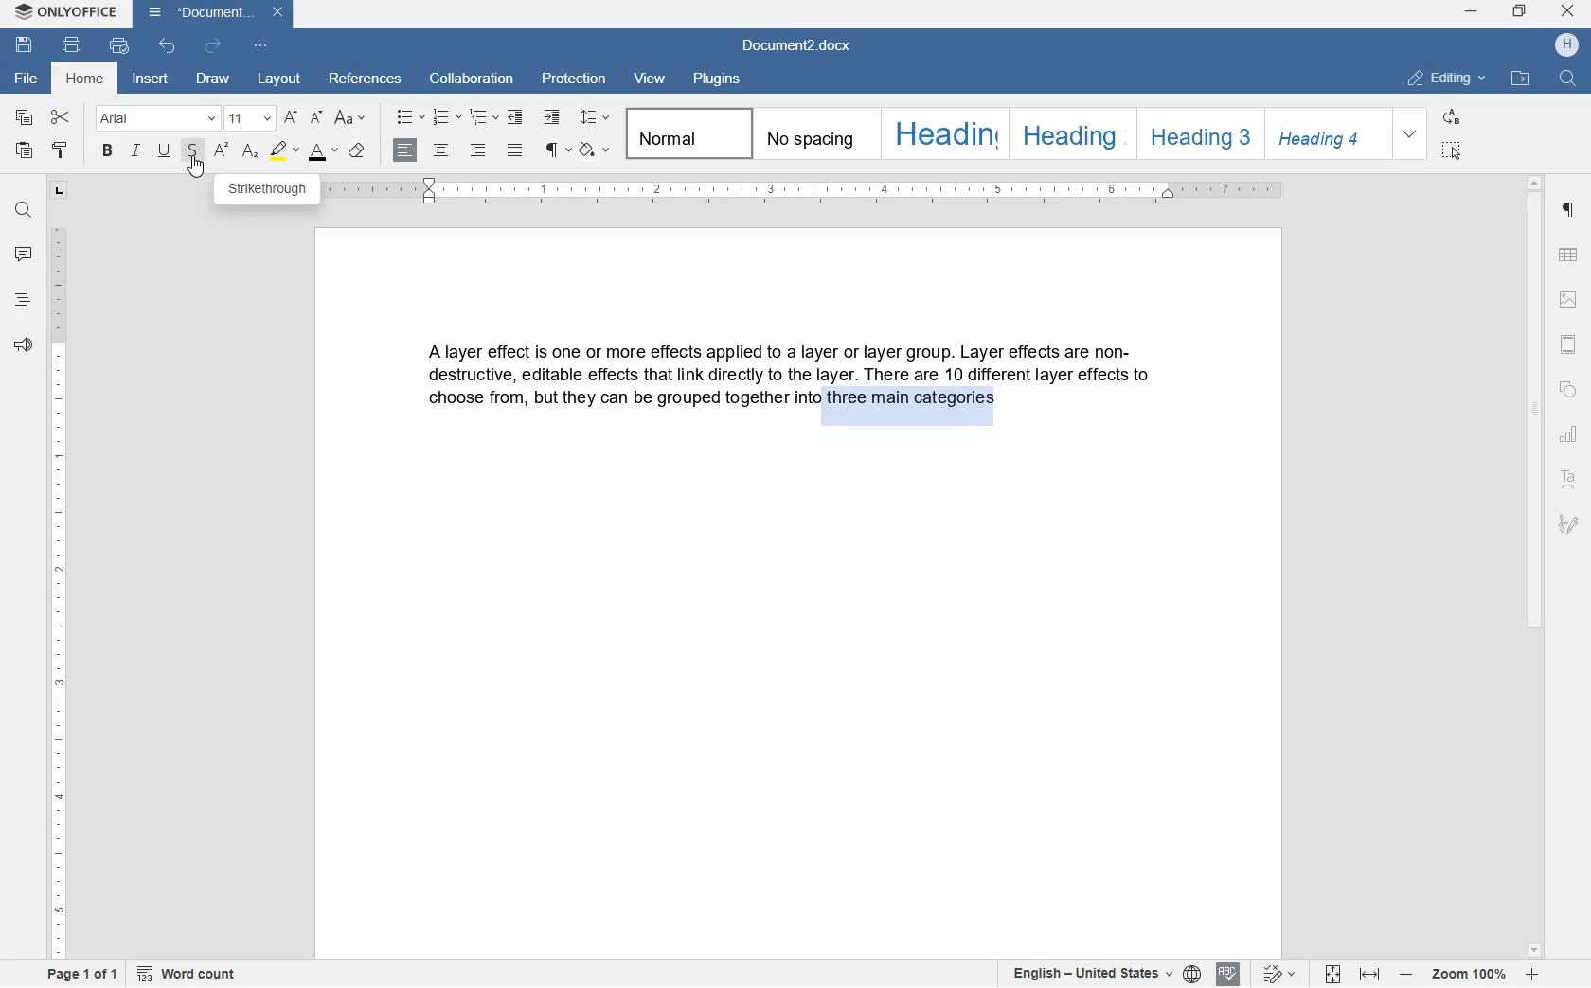  What do you see at coordinates (716, 79) in the screenshot?
I see `plugins` at bounding box center [716, 79].